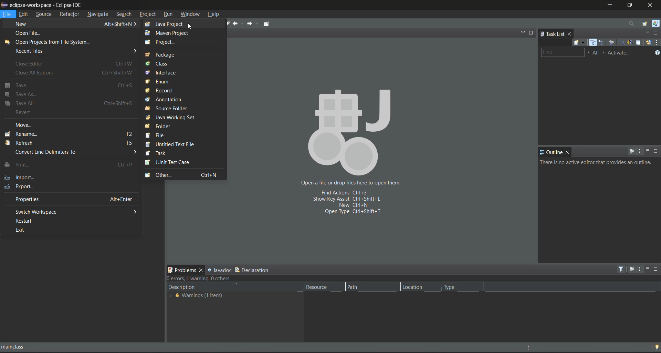  Describe the element at coordinates (73, 24) in the screenshot. I see `new` at that location.